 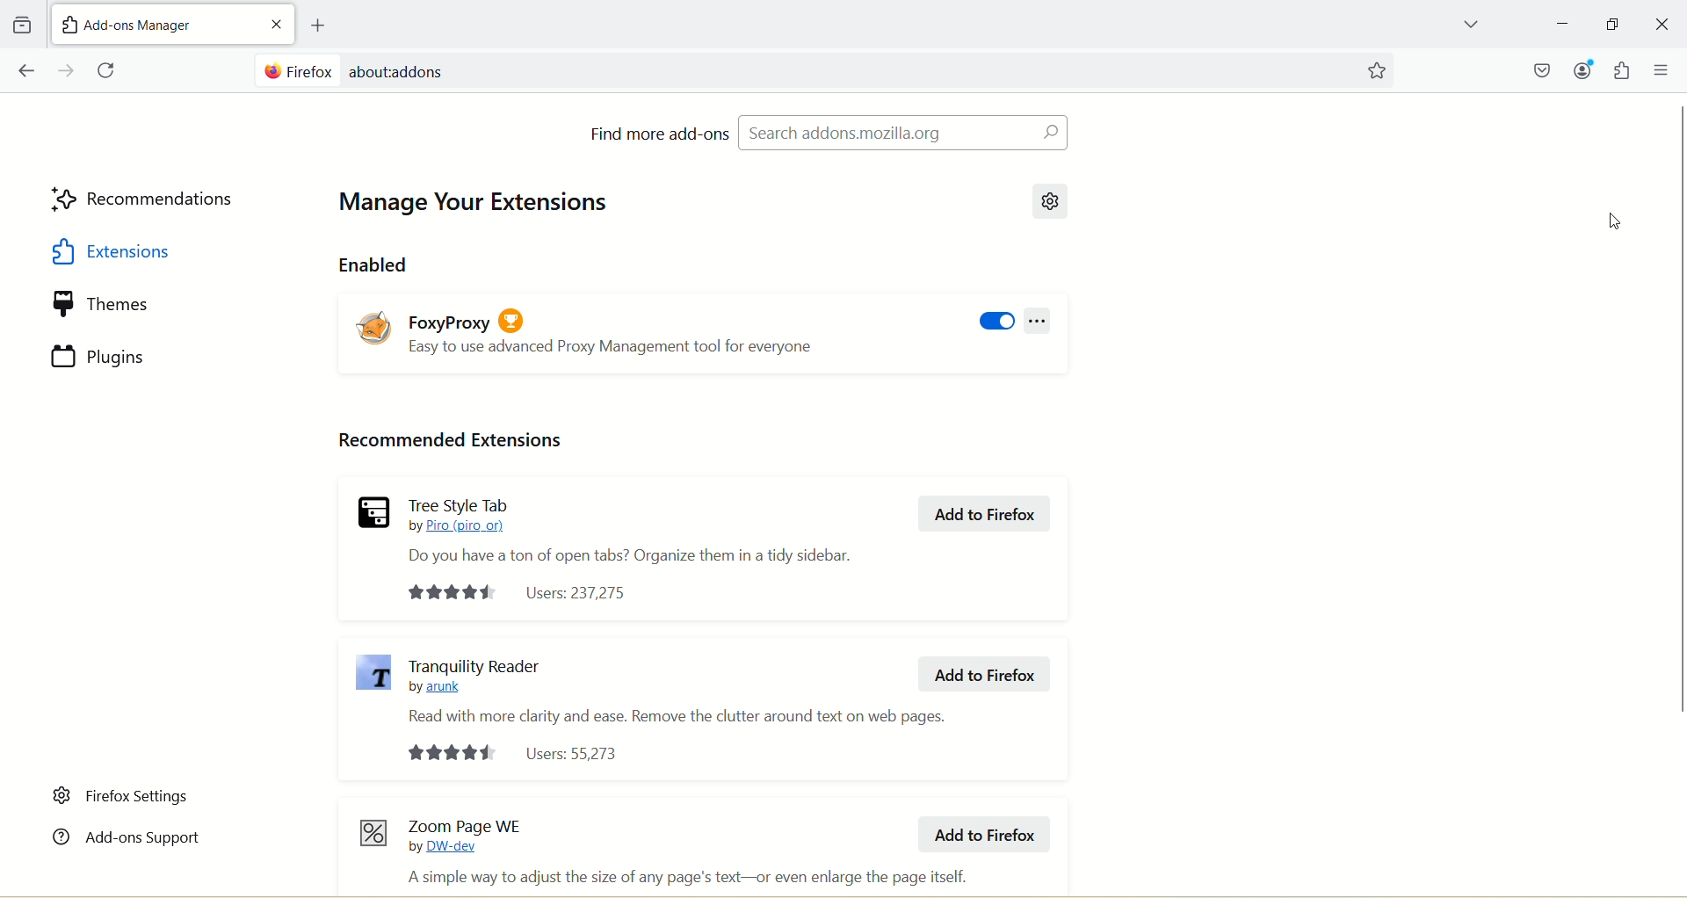 What do you see at coordinates (25, 70) in the screenshot?
I see `Move backward` at bounding box center [25, 70].